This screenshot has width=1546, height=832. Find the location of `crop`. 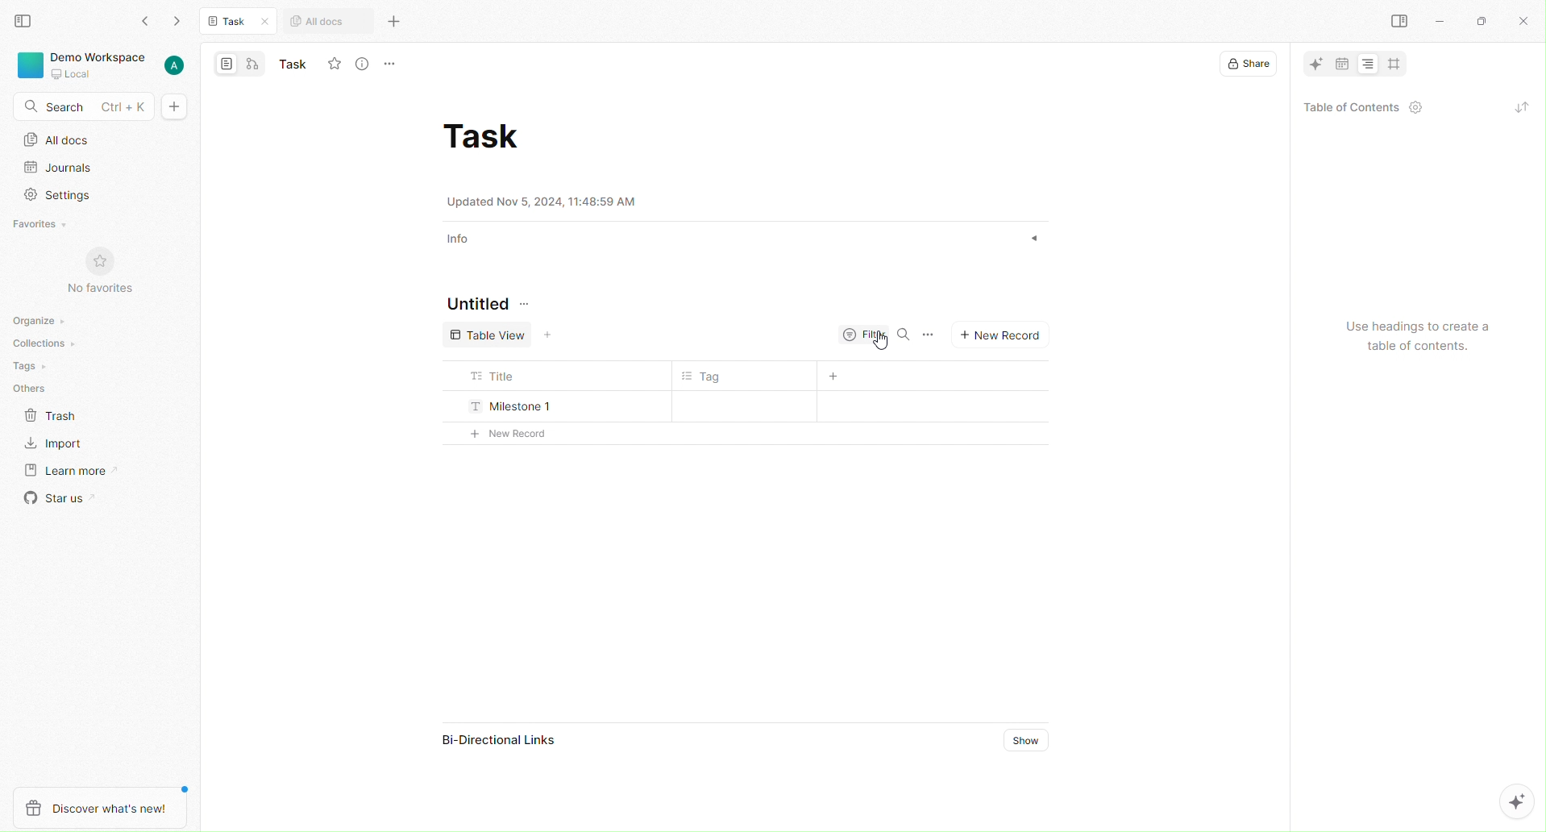

crop is located at coordinates (1395, 65).